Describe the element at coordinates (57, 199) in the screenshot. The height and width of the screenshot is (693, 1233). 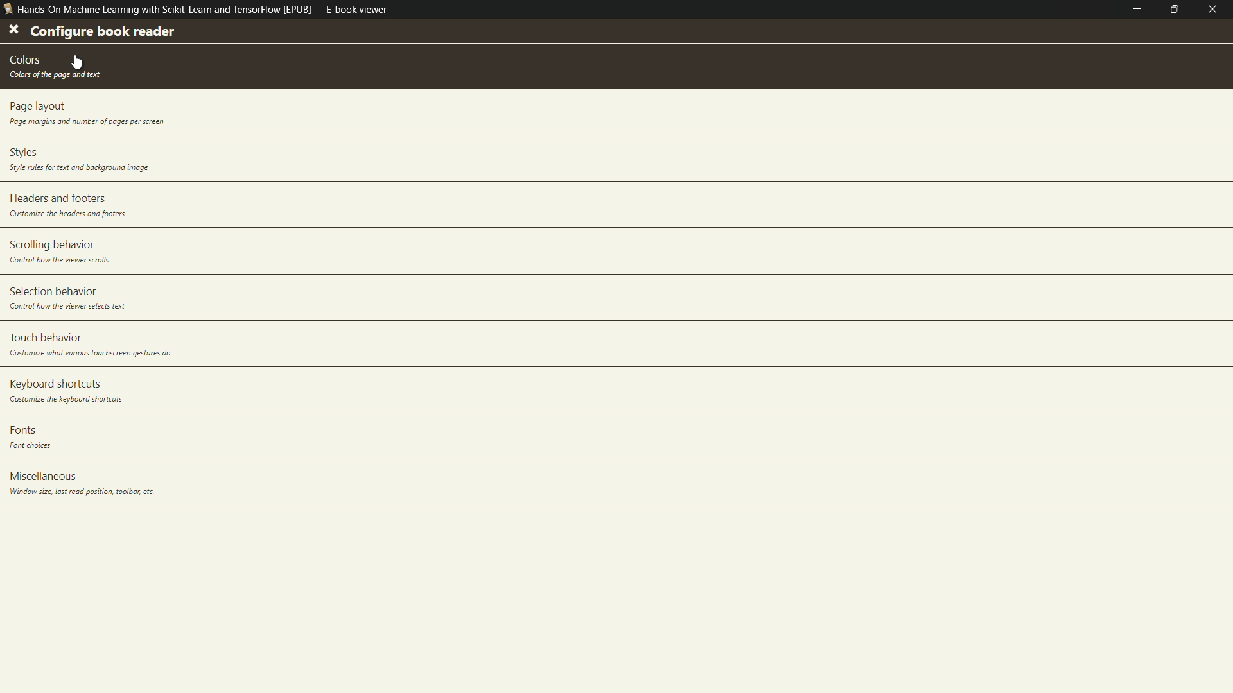
I see `headers and footers` at that location.